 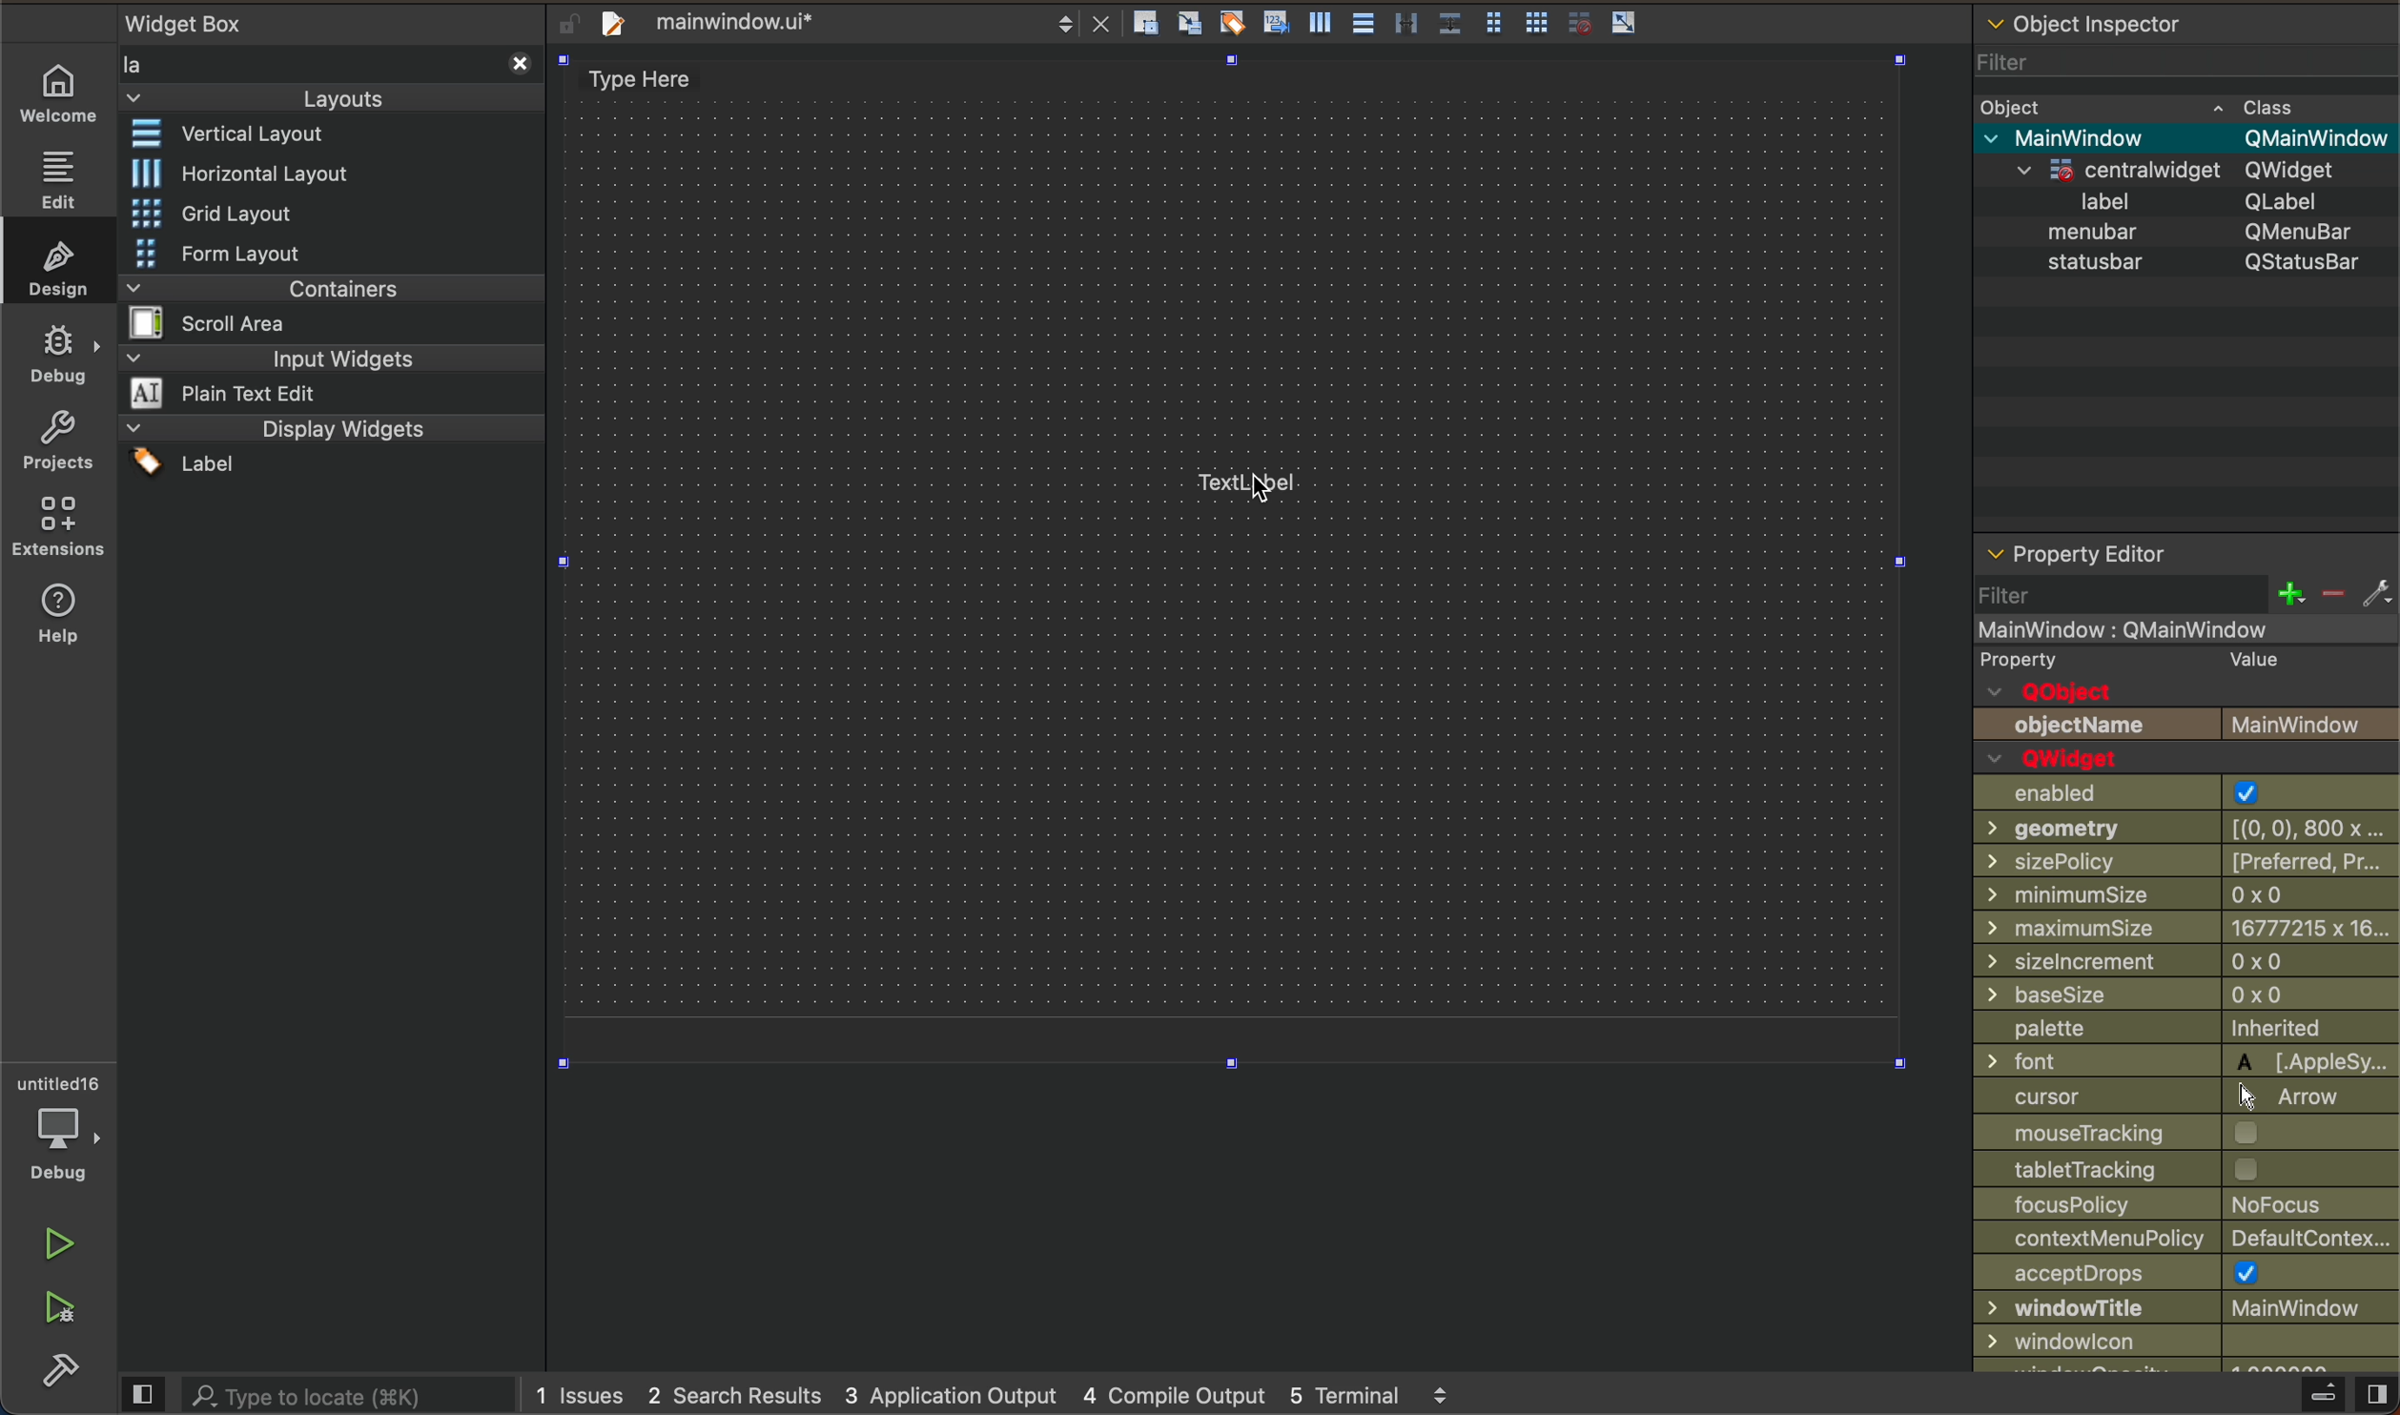 What do you see at coordinates (2182, 591) in the screenshot?
I see `filter section` at bounding box center [2182, 591].